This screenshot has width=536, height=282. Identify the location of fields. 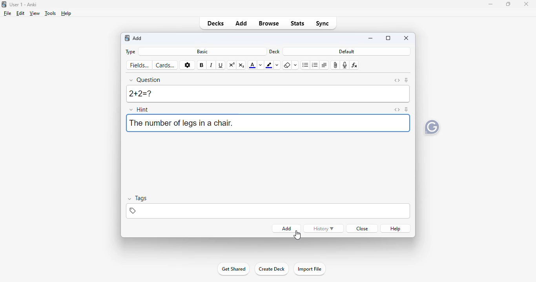
(139, 65).